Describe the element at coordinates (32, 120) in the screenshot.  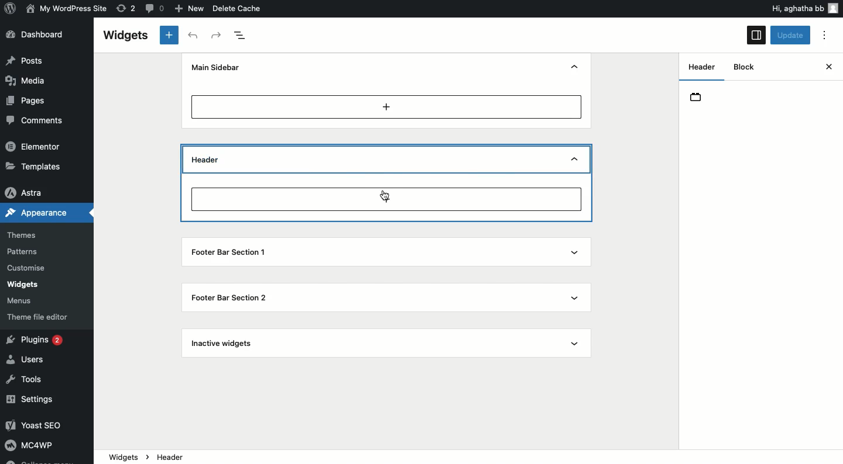
I see `Comments` at that location.